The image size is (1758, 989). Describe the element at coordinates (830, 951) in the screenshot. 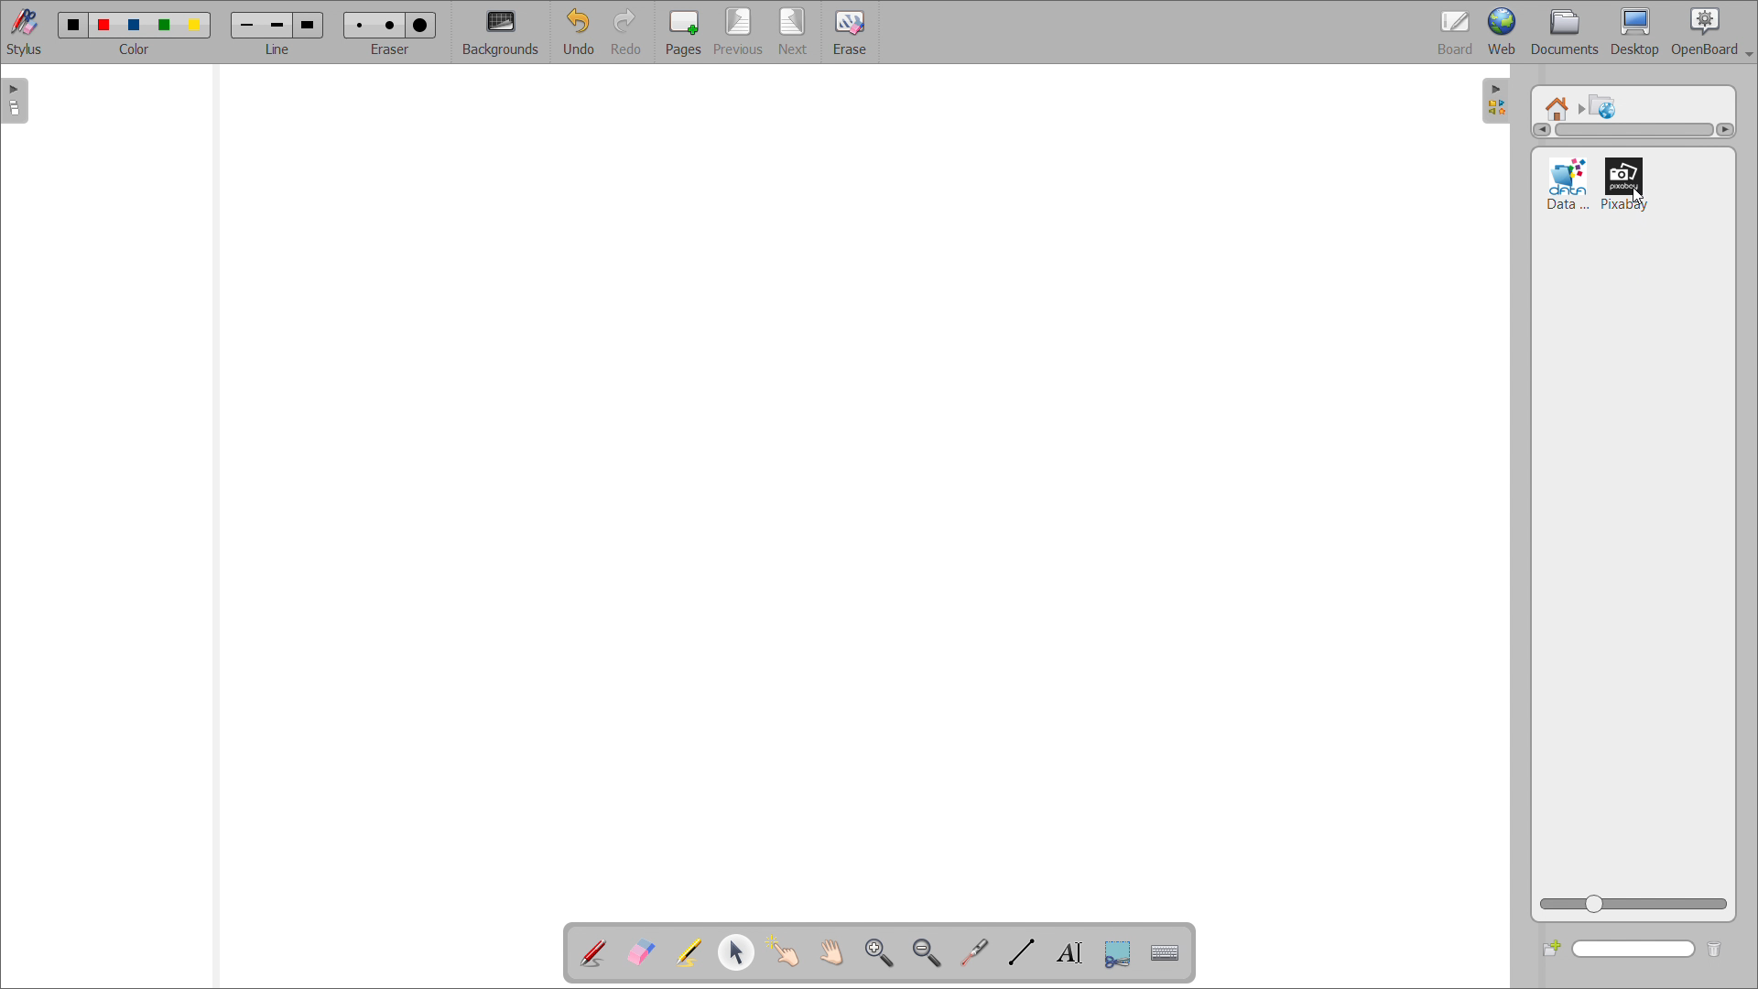

I see `scroll page` at that location.